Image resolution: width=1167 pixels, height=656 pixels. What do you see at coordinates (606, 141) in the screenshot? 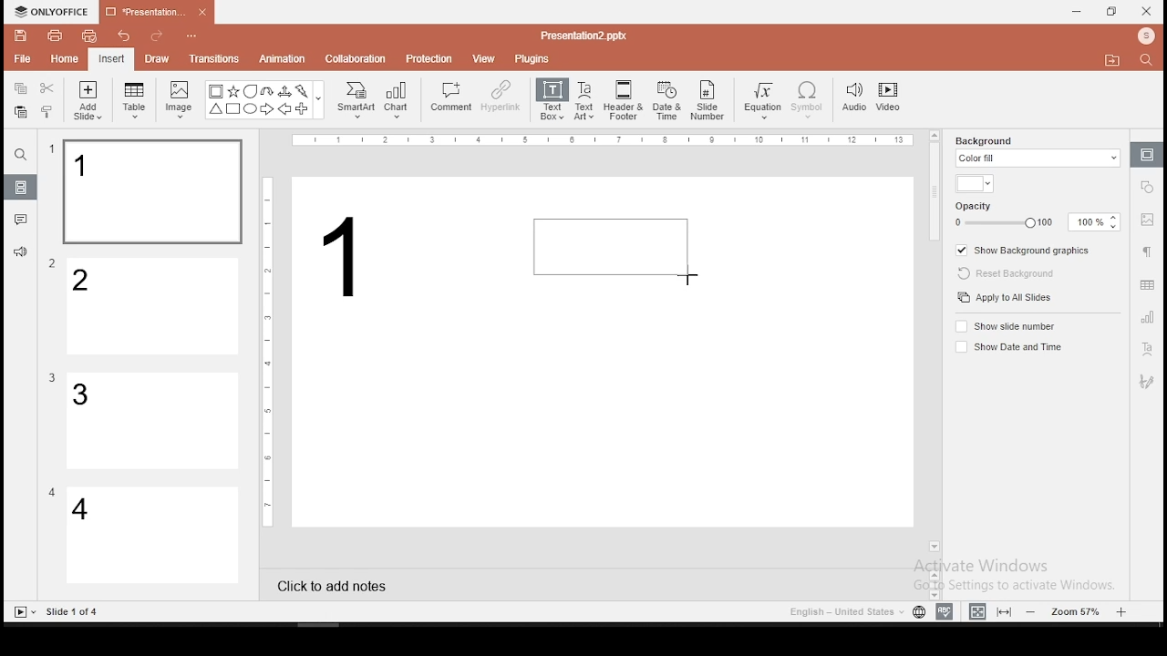
I see `` at bounding box center [606, 141].